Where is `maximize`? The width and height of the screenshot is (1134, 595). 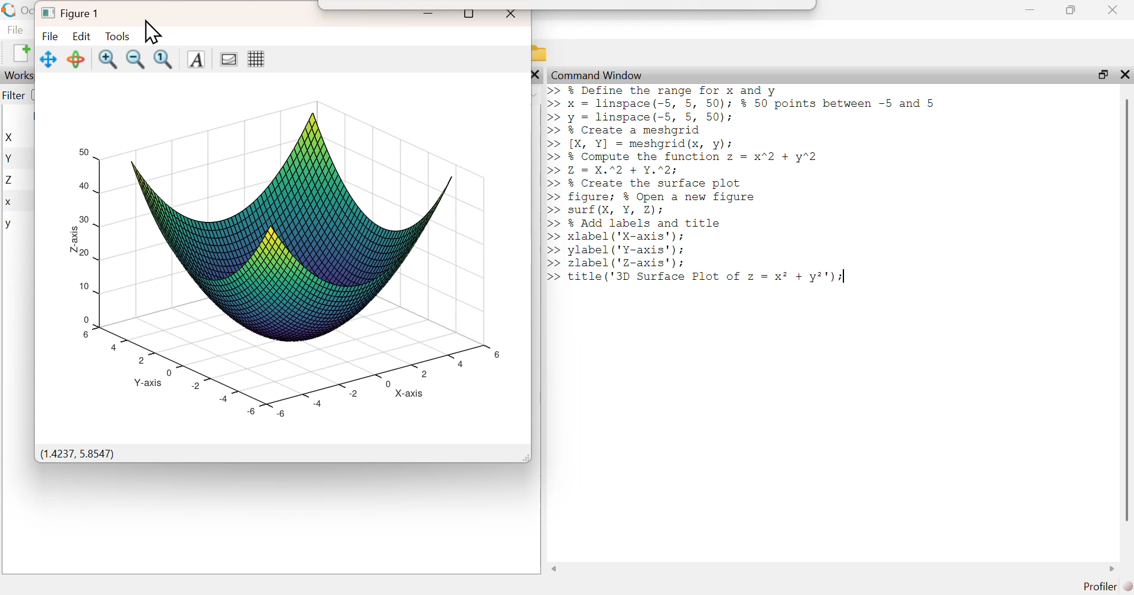
maximize is located at coordinates (1071, 9).